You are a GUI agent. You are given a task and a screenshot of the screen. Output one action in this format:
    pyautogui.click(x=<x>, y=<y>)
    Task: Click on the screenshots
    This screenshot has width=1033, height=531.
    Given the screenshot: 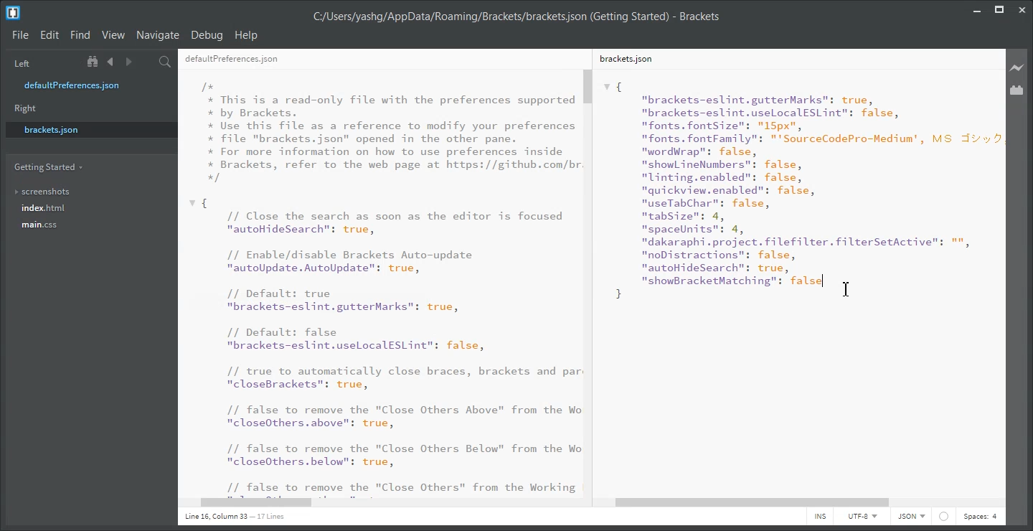 What is the action you would take?
    pyautogui.click(x=43, y=189)
    